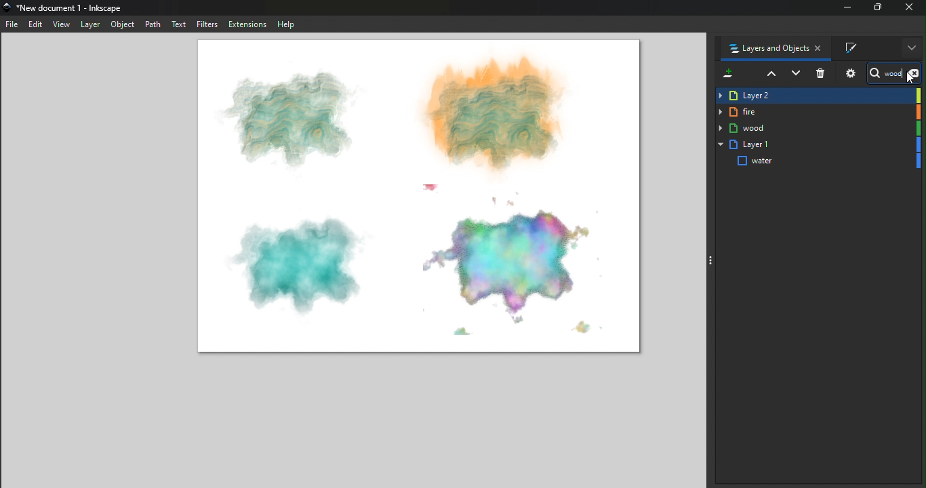 This screenshot has width=926, height=488. Describe the element at coordinates (854, 73) in the screenshot. I see `Objects and layers dialog settings` at that location.